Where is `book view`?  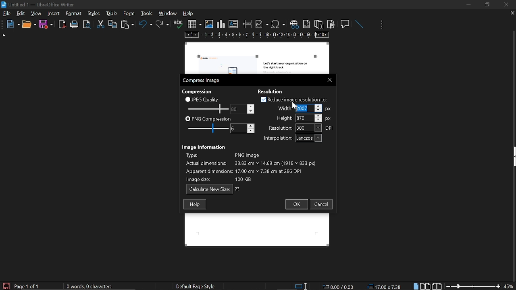 book view is located at coordinates (436, 286).